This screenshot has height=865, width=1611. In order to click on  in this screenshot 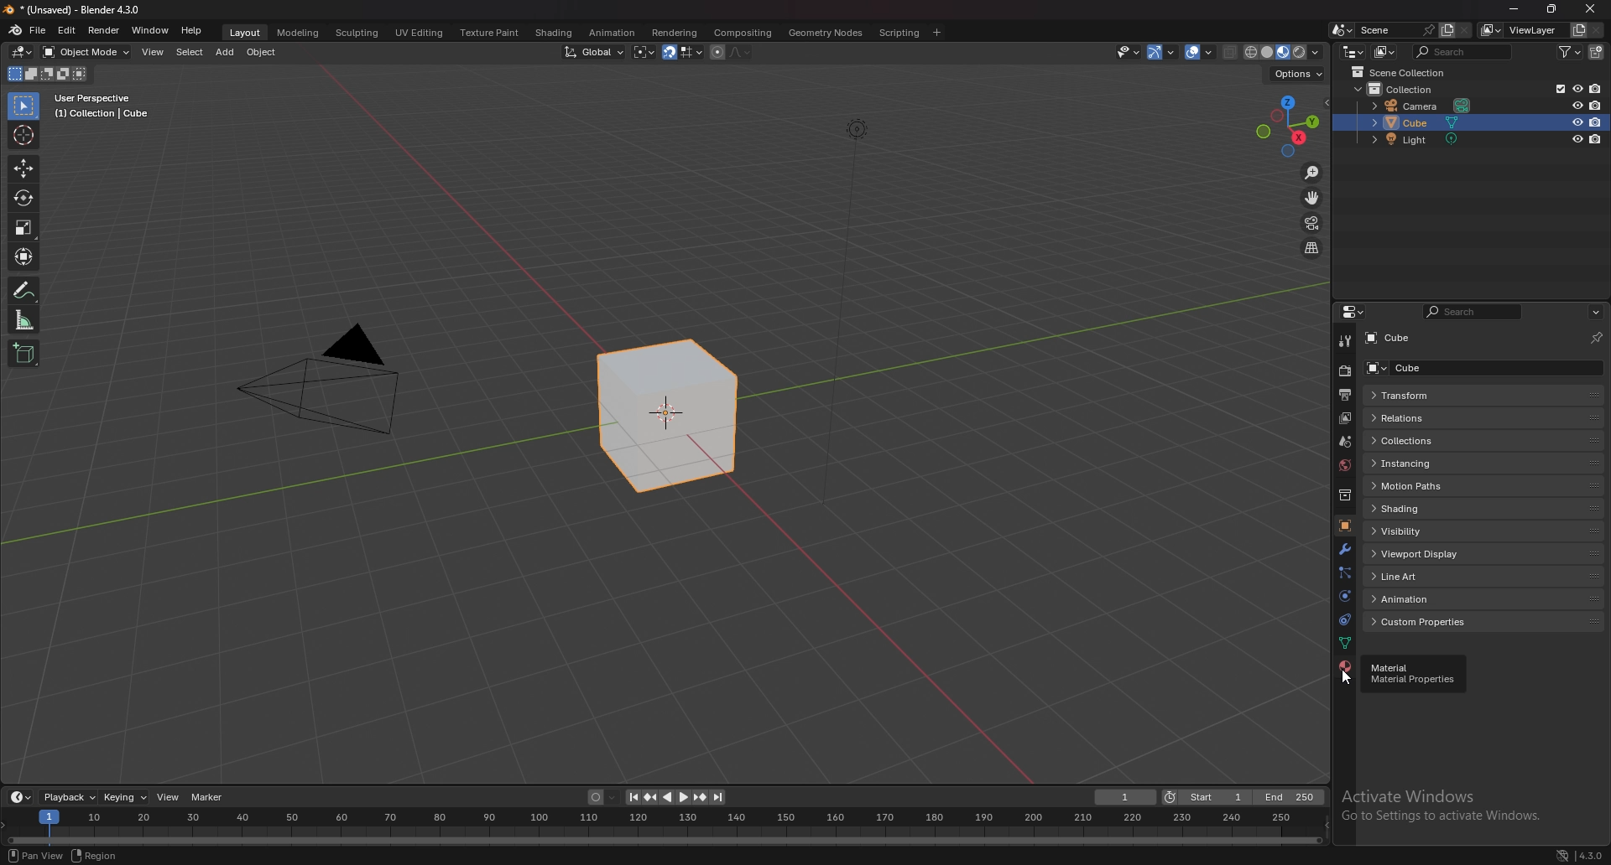, I will do `click(1551, 854)`.